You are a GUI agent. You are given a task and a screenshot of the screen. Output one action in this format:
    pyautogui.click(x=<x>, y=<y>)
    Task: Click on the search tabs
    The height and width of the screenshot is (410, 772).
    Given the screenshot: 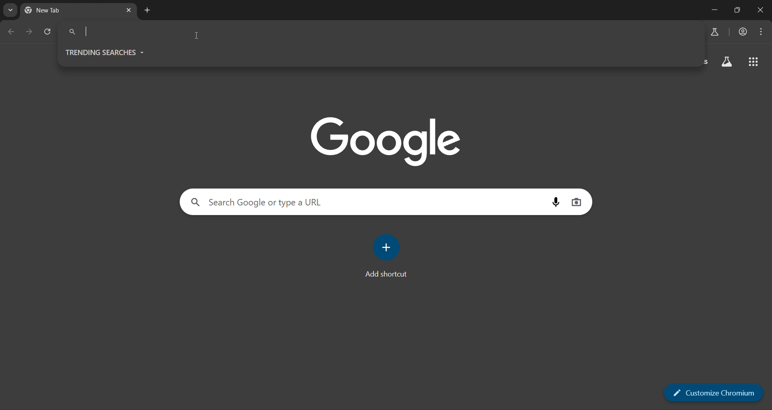 What is the action you would take?
    pyautogui.click(x=11, y=9)
    